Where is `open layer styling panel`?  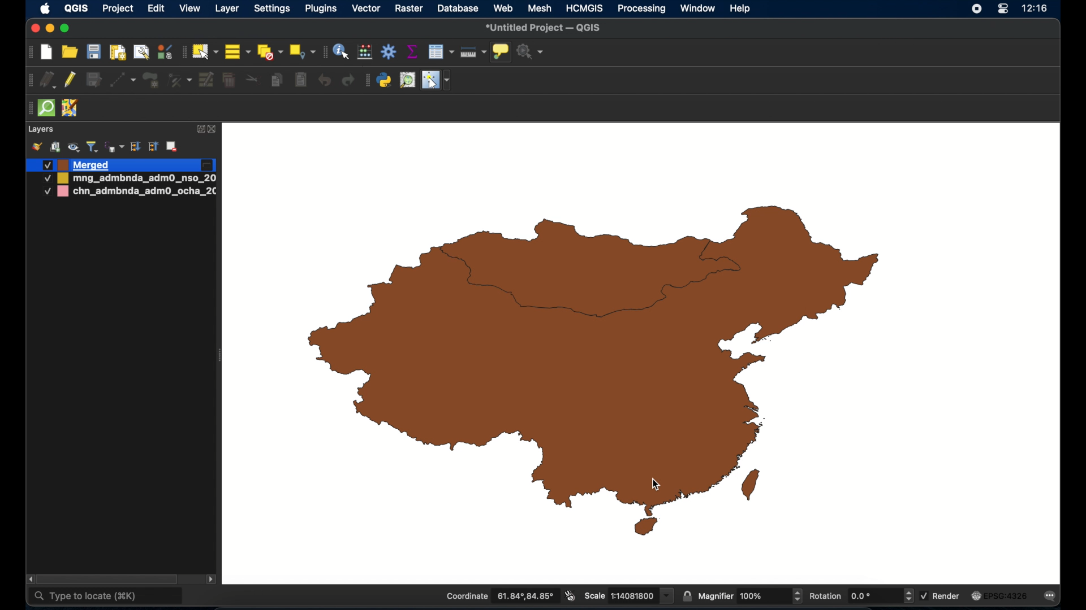
open layer styling panel is located at coordinates (37, 147).